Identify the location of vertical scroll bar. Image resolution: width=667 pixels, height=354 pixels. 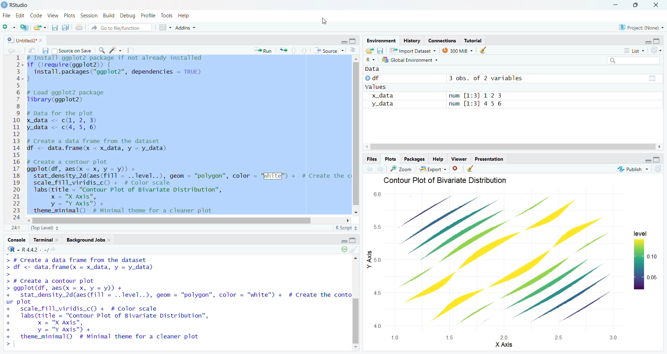
(357, 312).